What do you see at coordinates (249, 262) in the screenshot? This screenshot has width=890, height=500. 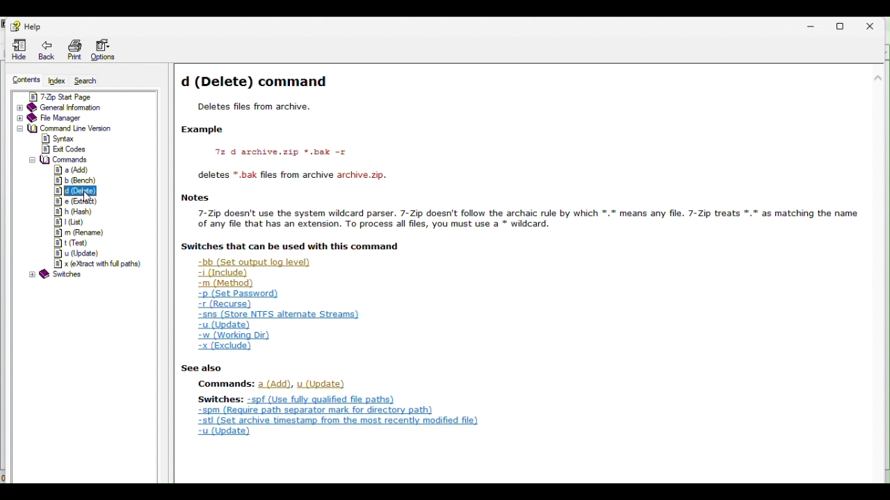 I see `-bb (Set output log level)` at bounding box center [249, 262].